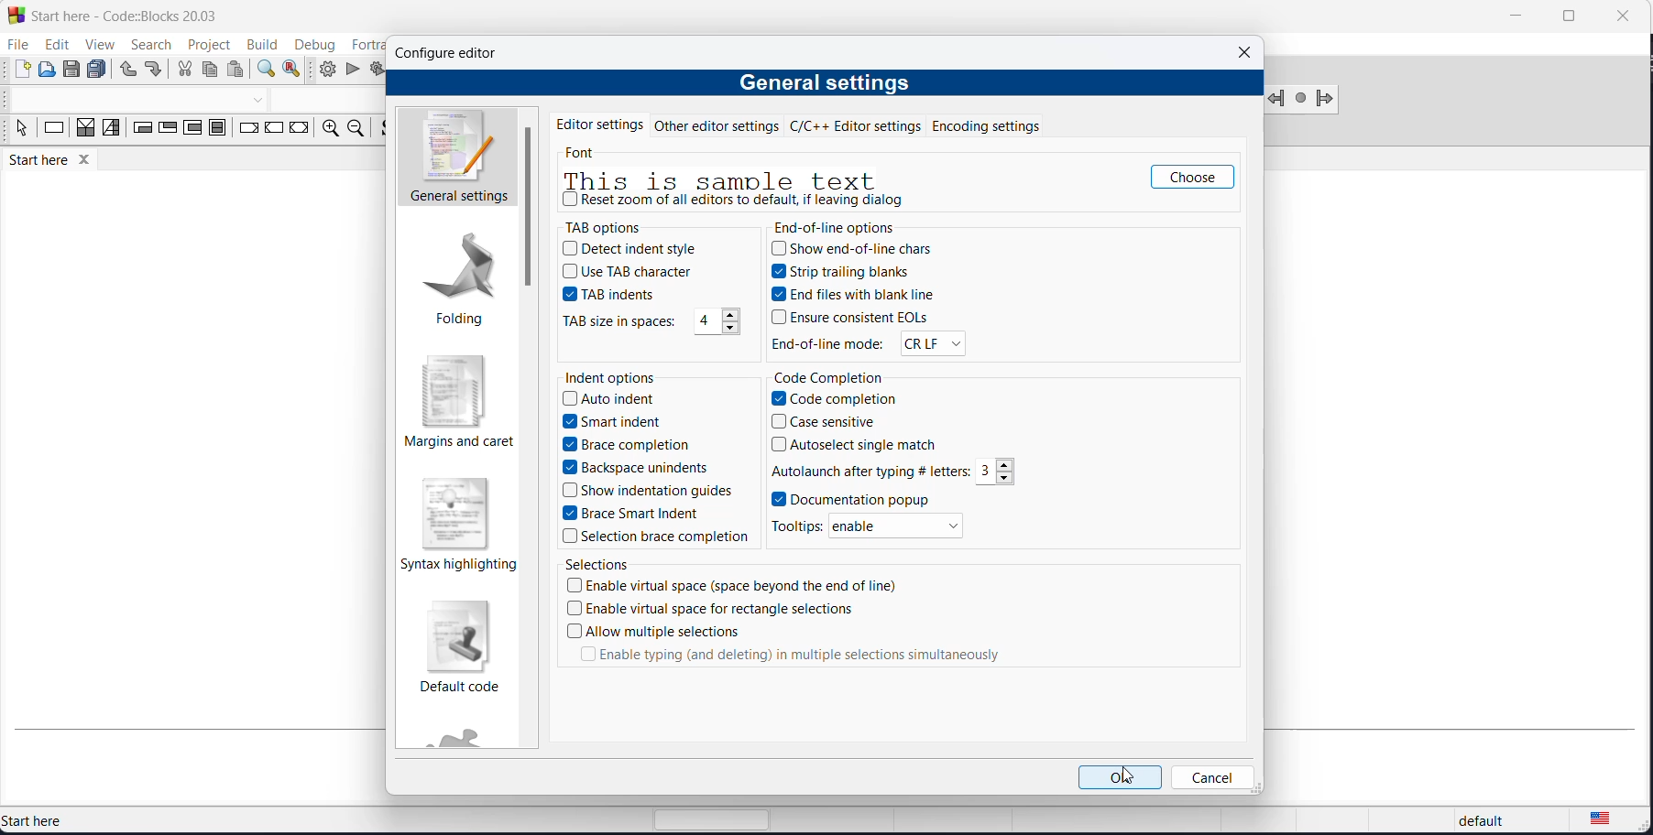  What do you see at coordinates (295, 70) in the screenshot?
I see `replace` at bounding box center [295, 70].